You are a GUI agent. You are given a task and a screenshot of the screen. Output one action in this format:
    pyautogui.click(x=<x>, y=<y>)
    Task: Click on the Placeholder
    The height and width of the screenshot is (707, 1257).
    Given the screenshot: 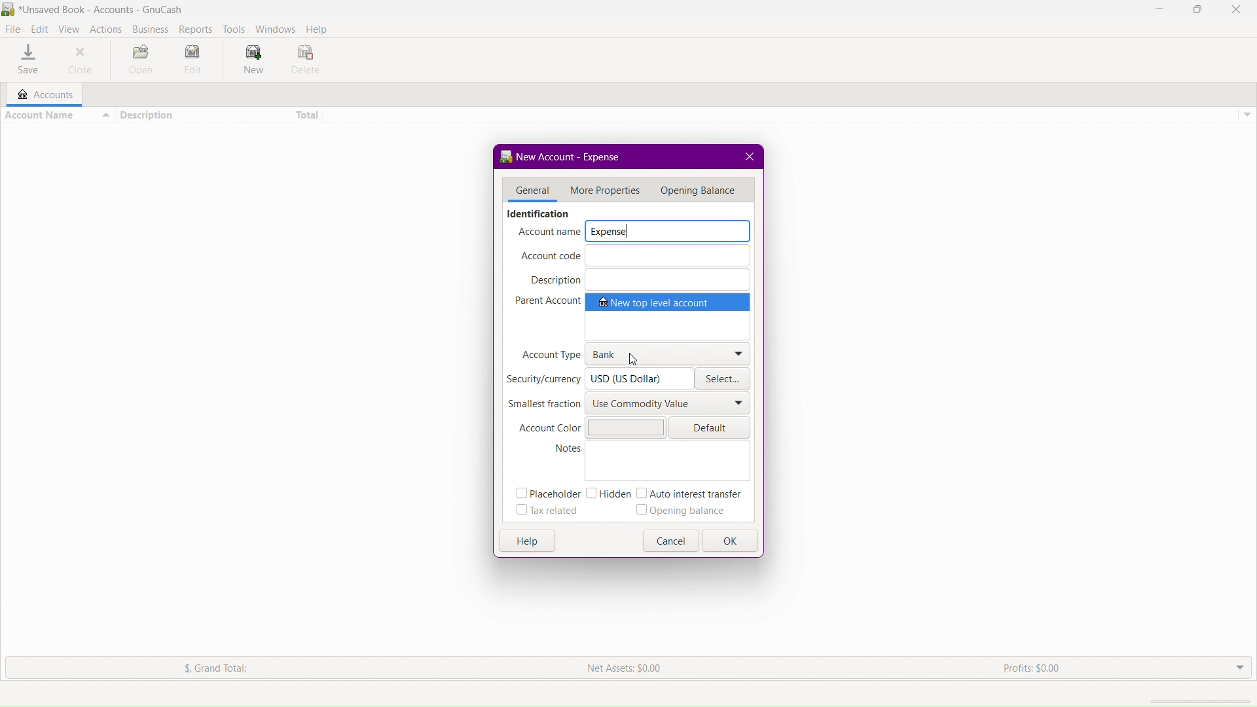 What is the action you would take?
    pyautogui.click(x=545, y=495)
    